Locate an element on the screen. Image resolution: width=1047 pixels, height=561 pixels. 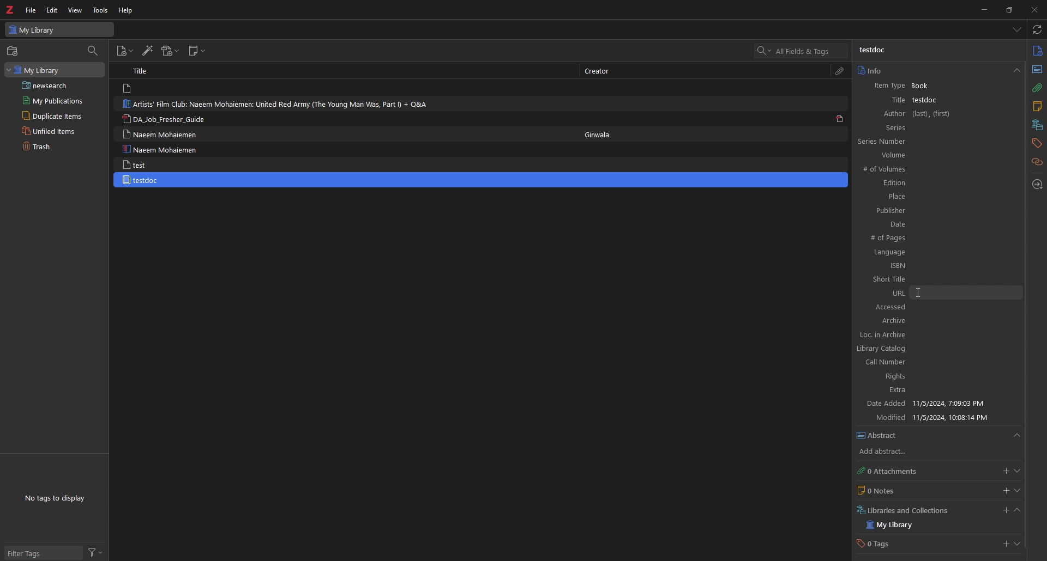
view is located at coordinates (75, 10).